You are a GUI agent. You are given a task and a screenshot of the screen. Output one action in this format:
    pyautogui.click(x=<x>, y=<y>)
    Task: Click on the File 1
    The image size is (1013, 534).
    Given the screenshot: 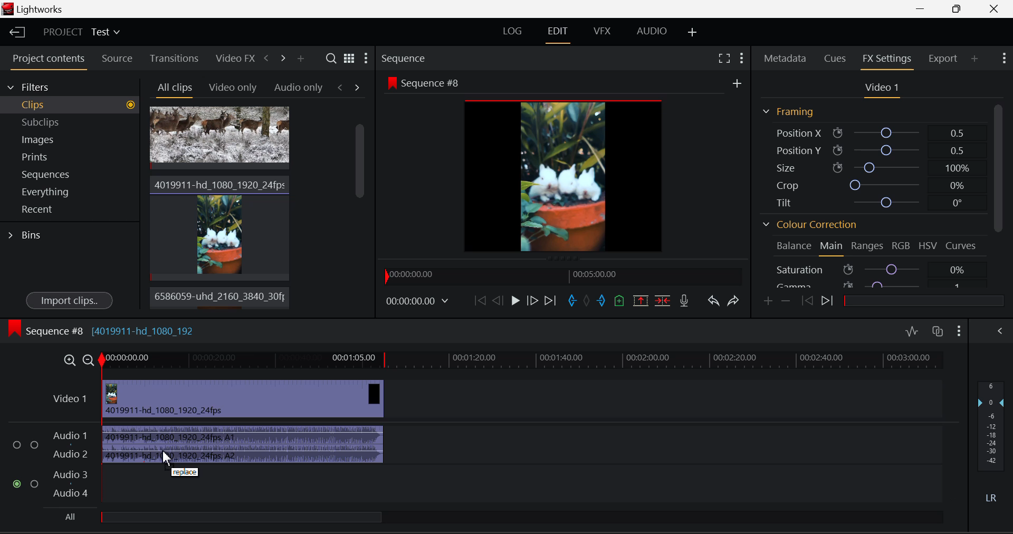 What is the action you would take?
    pyautogui.click(x=219, y=138)
    